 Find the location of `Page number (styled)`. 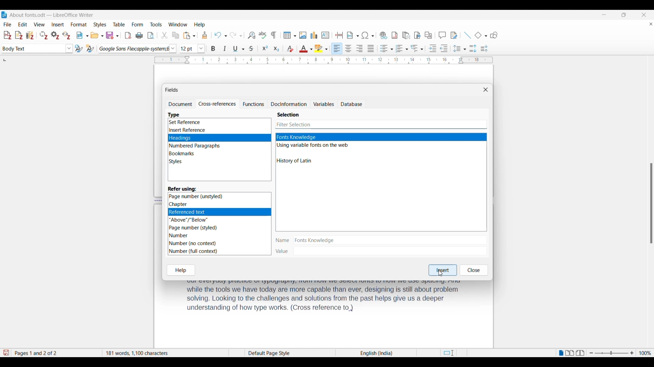

Page number (styled) is located at coordinates (194, 227).